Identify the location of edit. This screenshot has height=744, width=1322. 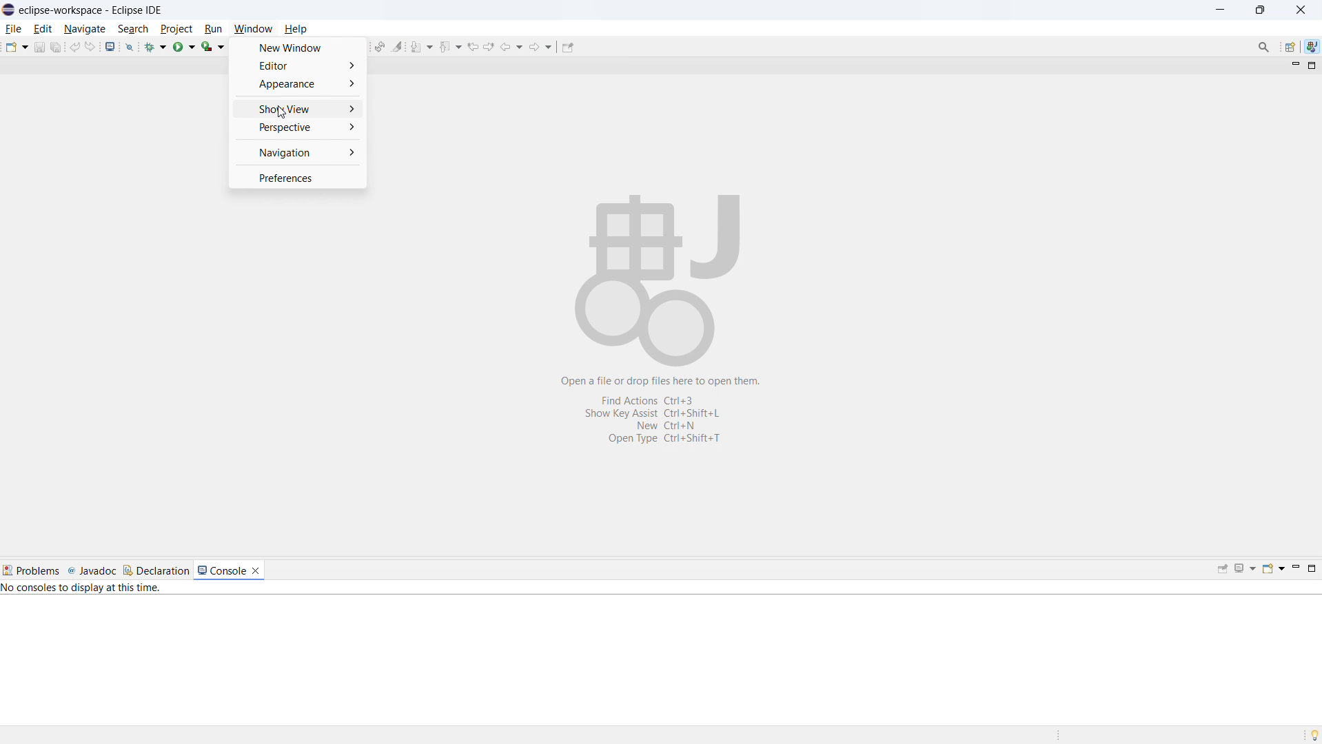
(43, 29).